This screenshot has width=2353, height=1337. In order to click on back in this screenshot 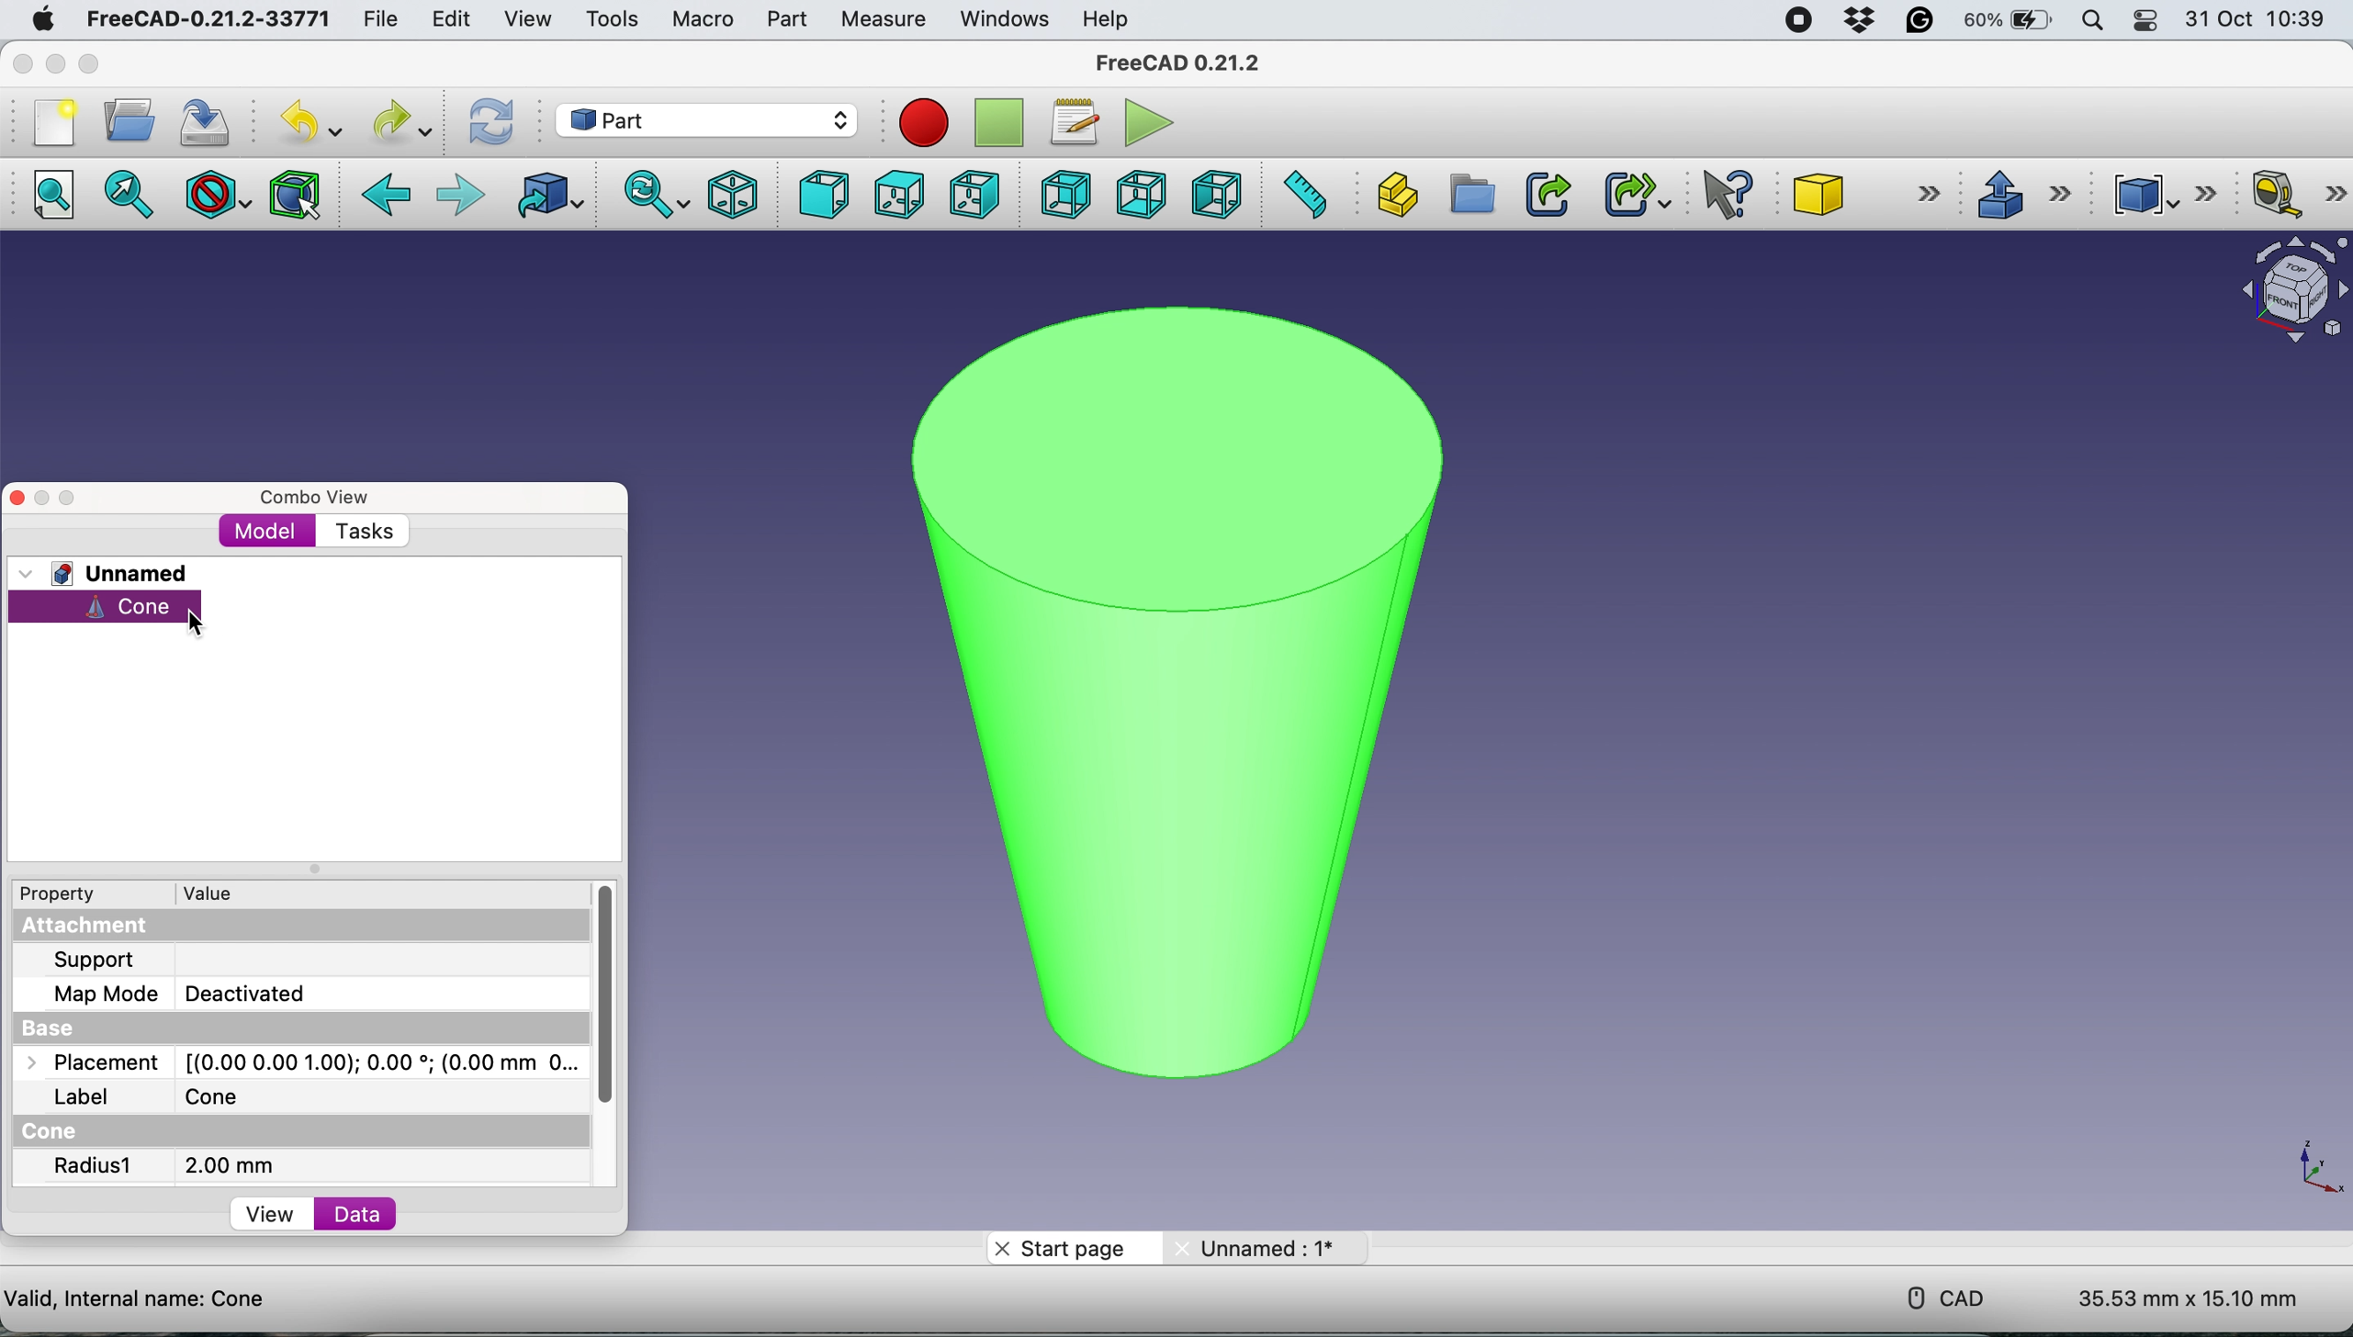, I will do `click(388, 196)`.